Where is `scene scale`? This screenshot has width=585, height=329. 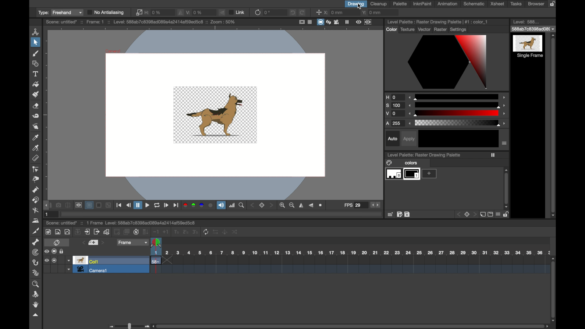 scene scale is located at coordinates (351, 253).